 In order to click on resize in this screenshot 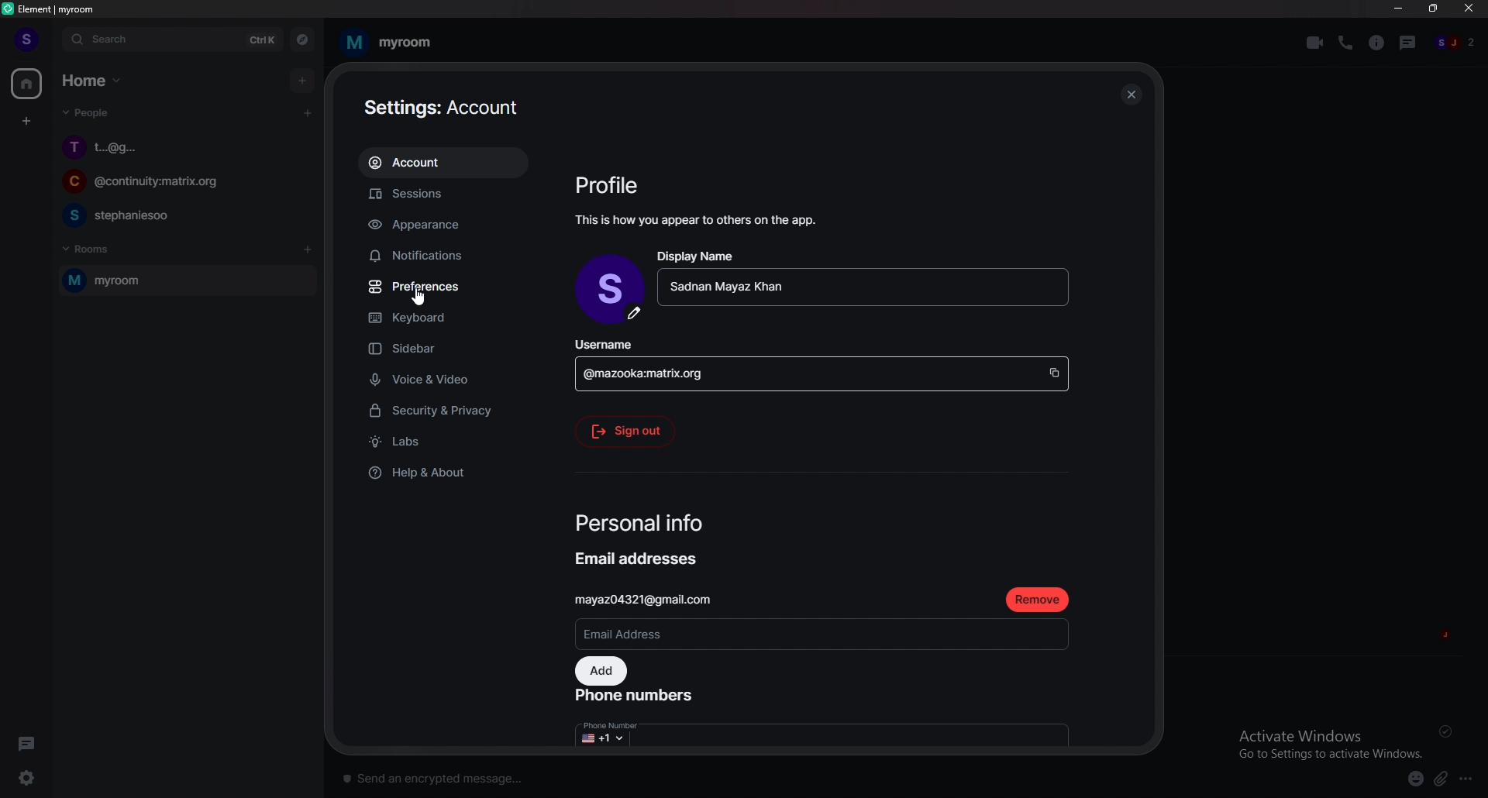, I will do `click(1435, 9)`.